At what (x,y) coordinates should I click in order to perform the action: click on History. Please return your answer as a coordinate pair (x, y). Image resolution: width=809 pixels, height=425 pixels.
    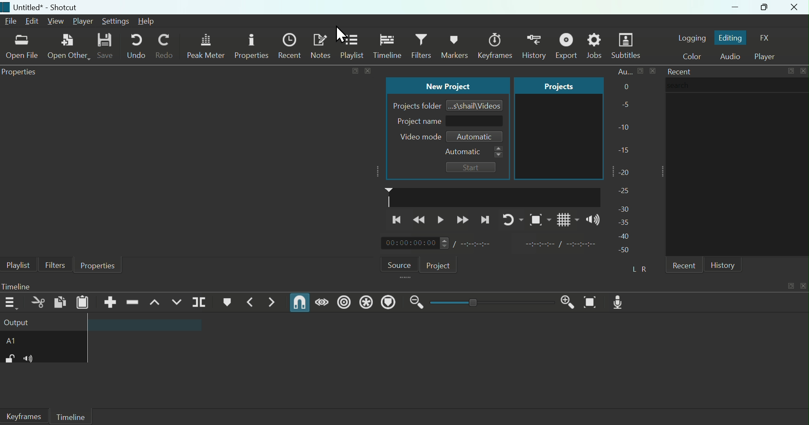
    Looking at the image, I should click on (725, 264).